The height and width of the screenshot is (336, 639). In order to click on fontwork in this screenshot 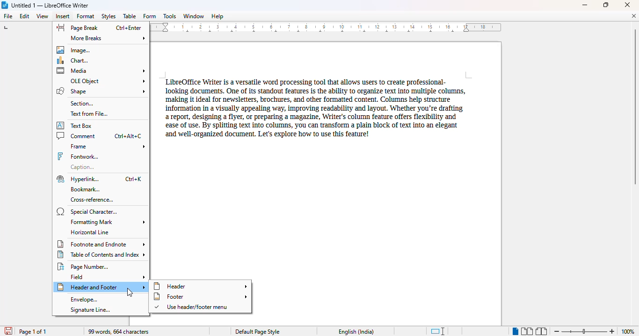, I will do `click(78, 156)`.